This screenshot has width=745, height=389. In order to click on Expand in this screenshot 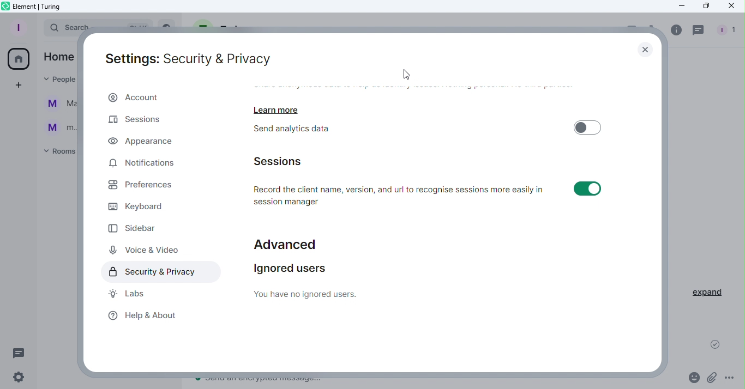, I will do `click(708, 293)`.